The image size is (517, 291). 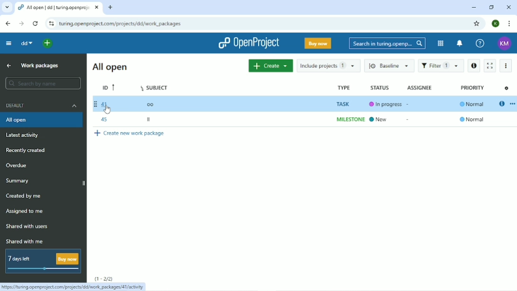 I want to click on Filter, so click(x=441, y=65).